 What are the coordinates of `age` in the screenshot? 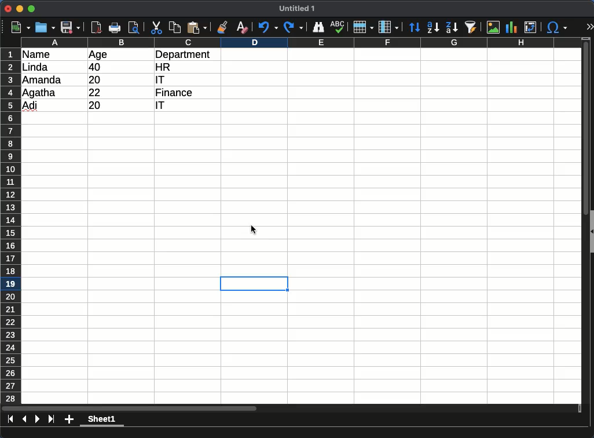 It's located at (98, 55).